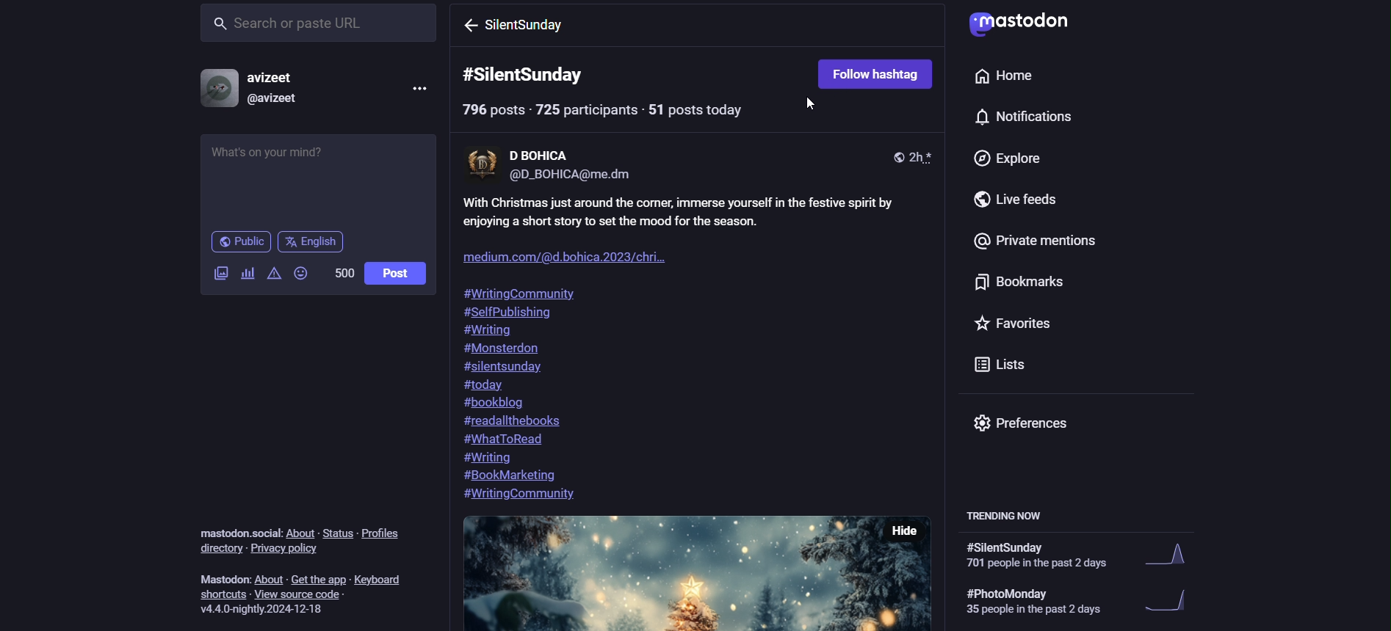  What do you see at coordinates (318, 578) in the screenshot?
I see `get the app` at bounding box center [318, 578].